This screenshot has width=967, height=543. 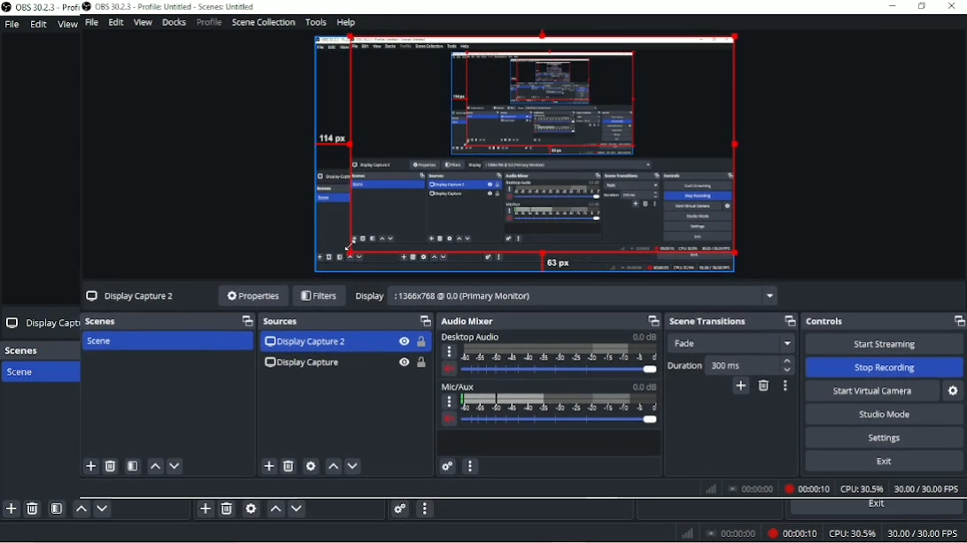 I want to click on Recording 00:00:10, so click(x=792, y=534).